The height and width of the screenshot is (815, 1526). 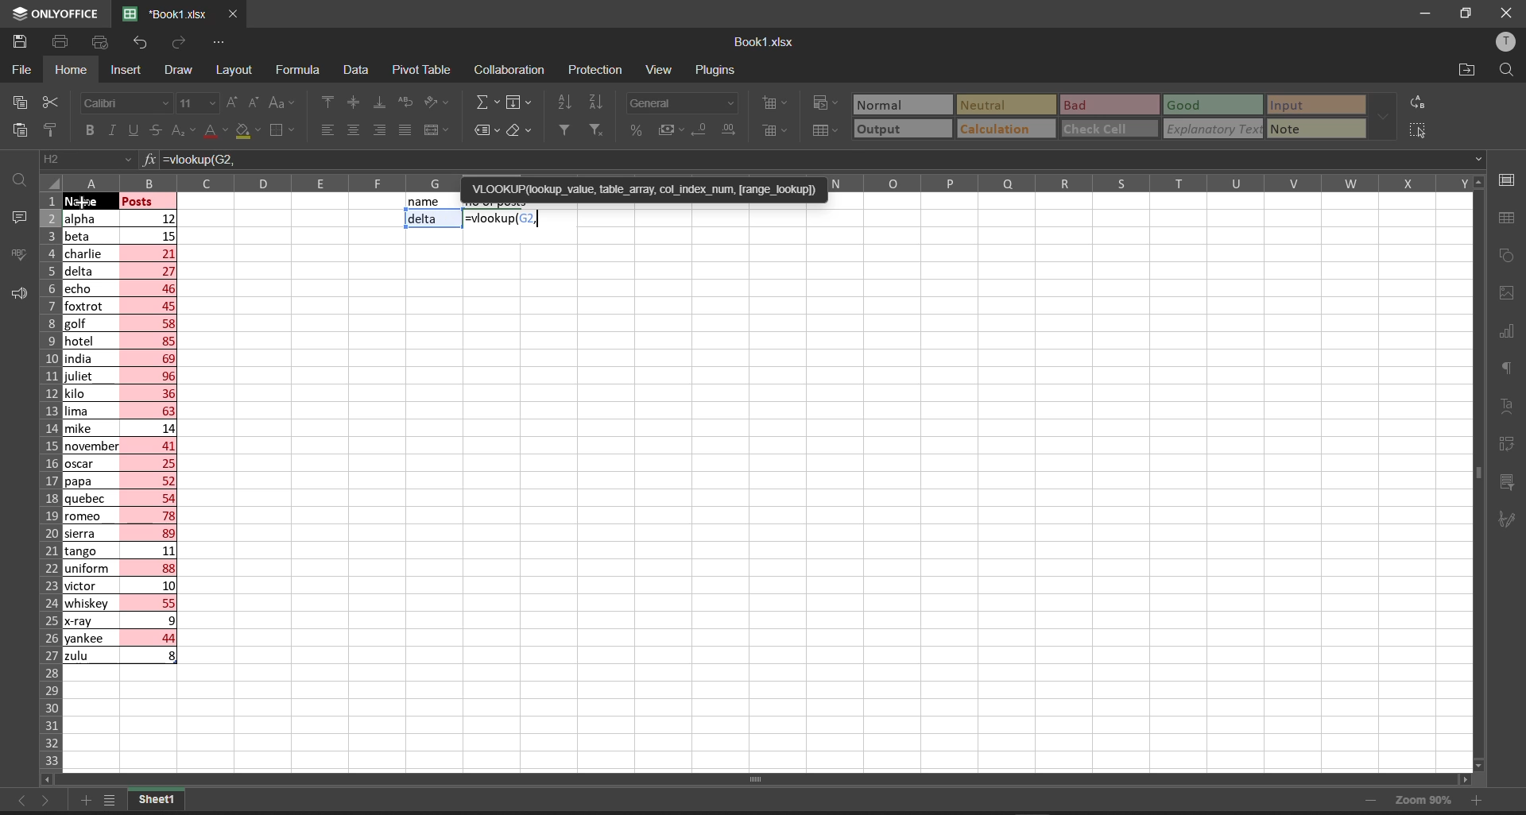 I want to click on customize quick access tool bar, so click(x=219, y=41).